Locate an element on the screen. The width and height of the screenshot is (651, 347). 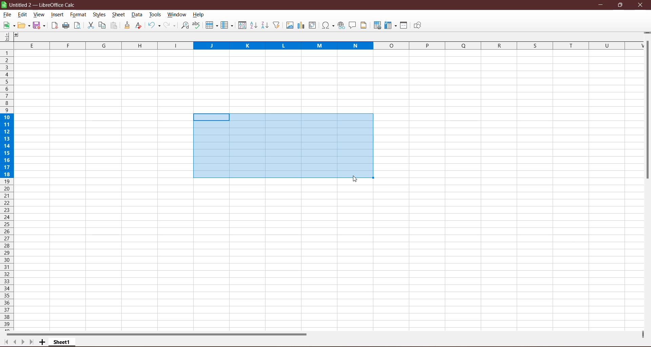
Freeze Rows and Columns is located at coordinates (391, 25).